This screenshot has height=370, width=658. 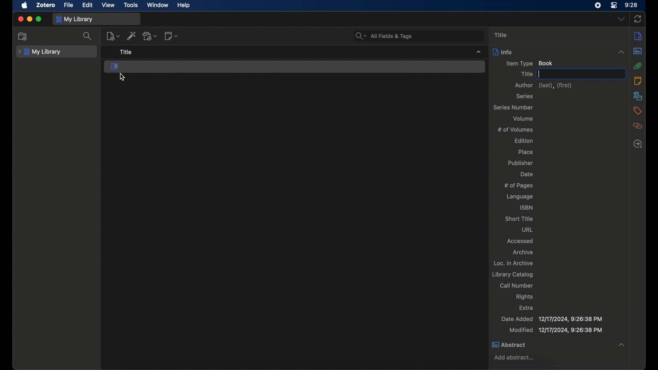 I want to click on all fields and tags, so click(x=384, y=36).